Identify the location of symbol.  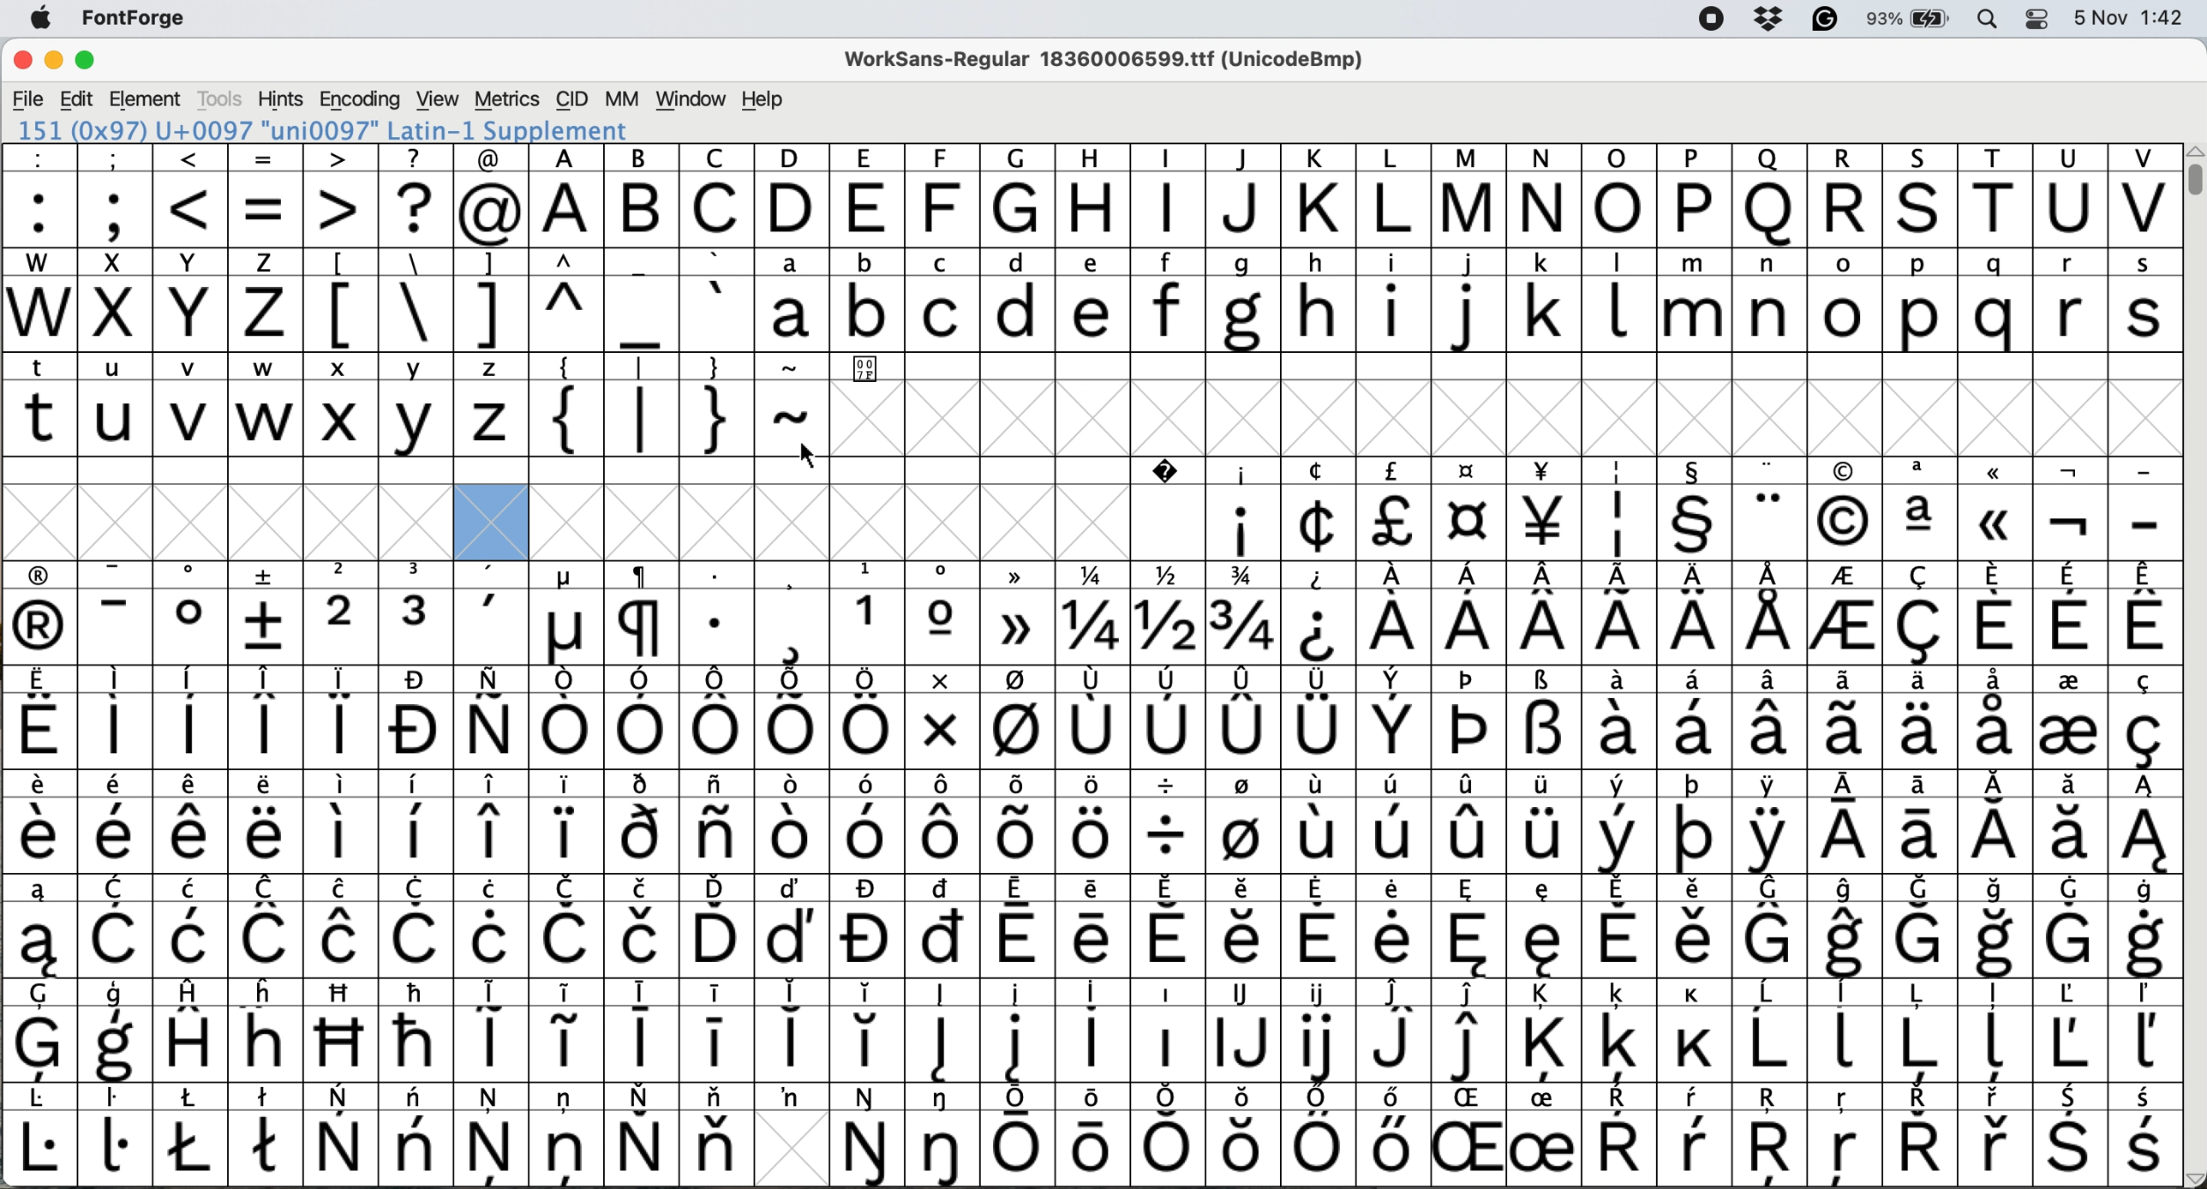
(1547, 926).